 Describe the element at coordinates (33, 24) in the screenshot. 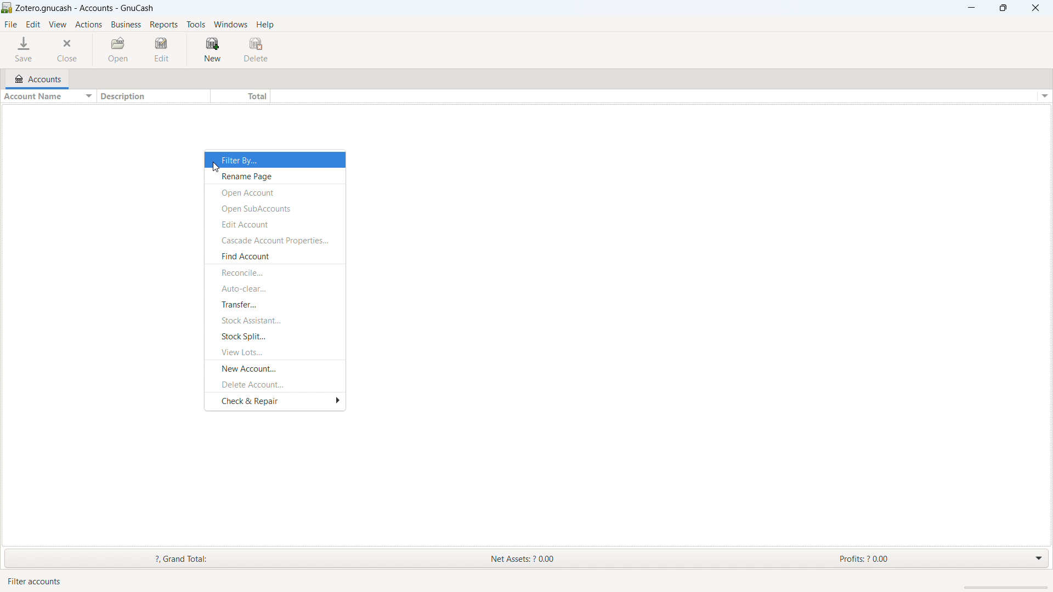

I see `edit` at that location.